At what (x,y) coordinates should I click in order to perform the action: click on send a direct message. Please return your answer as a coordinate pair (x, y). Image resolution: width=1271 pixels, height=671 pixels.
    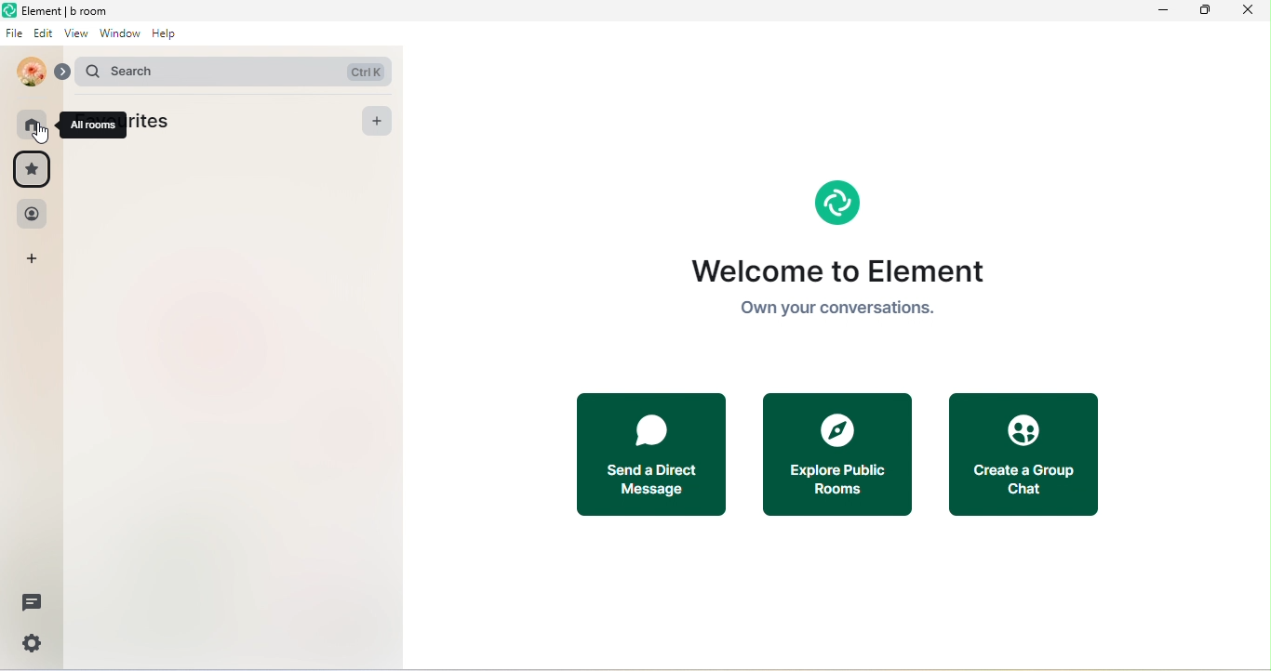
    Looking at the image, I should click on (654, 456).